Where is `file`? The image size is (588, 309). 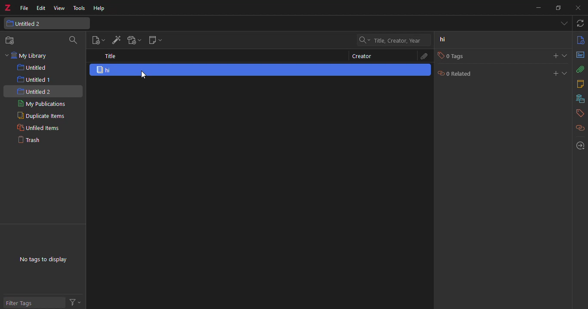
file is located at coordinates (24, 8).